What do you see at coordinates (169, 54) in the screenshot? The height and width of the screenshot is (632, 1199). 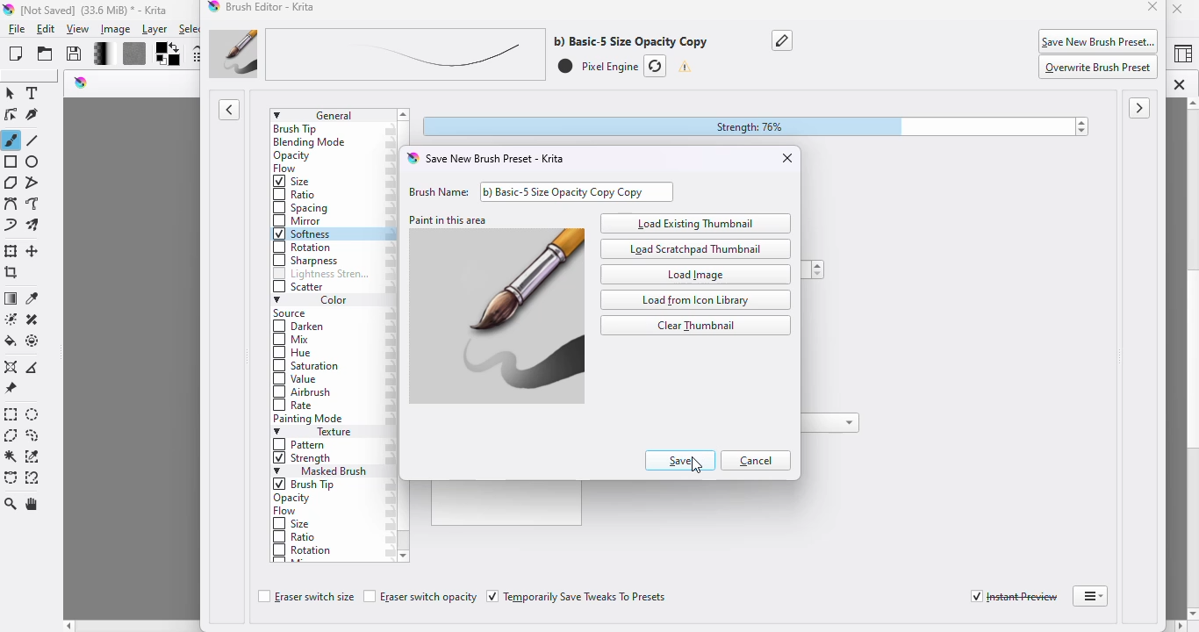 I see `foreground/background color settings` at bounding box center [169, 54].